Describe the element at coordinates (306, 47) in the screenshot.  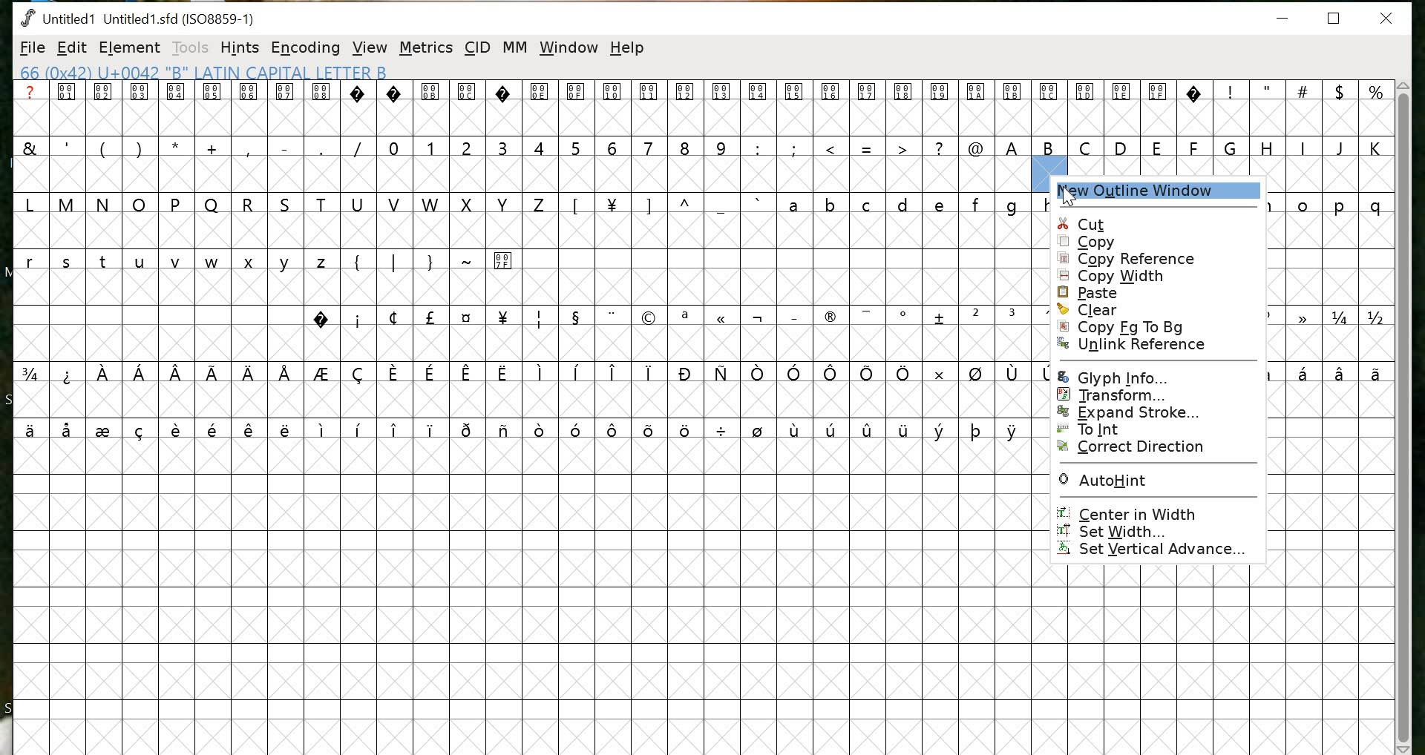
I see `ENCODING` at that location.